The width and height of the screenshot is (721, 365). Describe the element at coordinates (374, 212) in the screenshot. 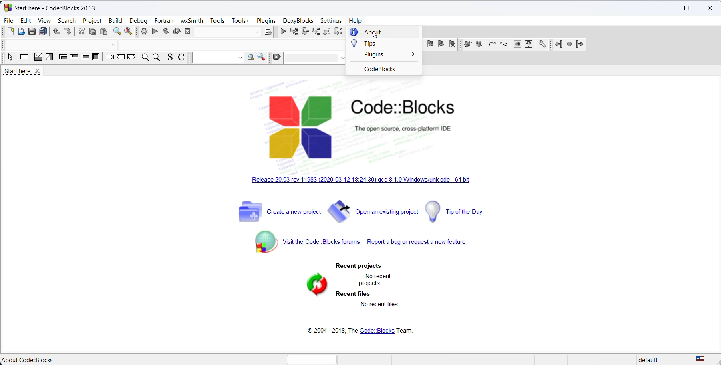

I see `open existing project` at that location.